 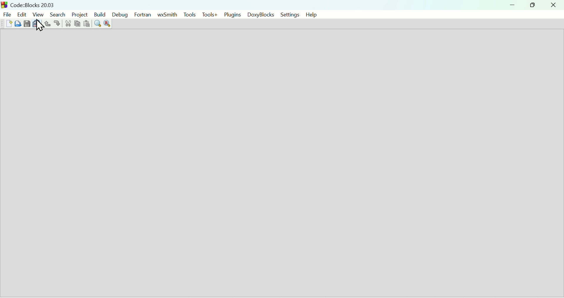 I want to click on New file, so click(x=8, y=24).